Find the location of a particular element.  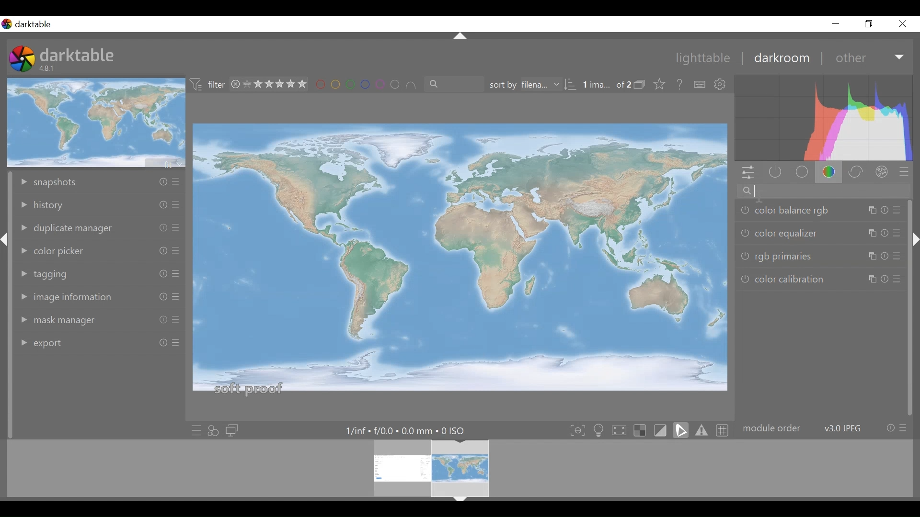

 is located at coordinates (158, 205).